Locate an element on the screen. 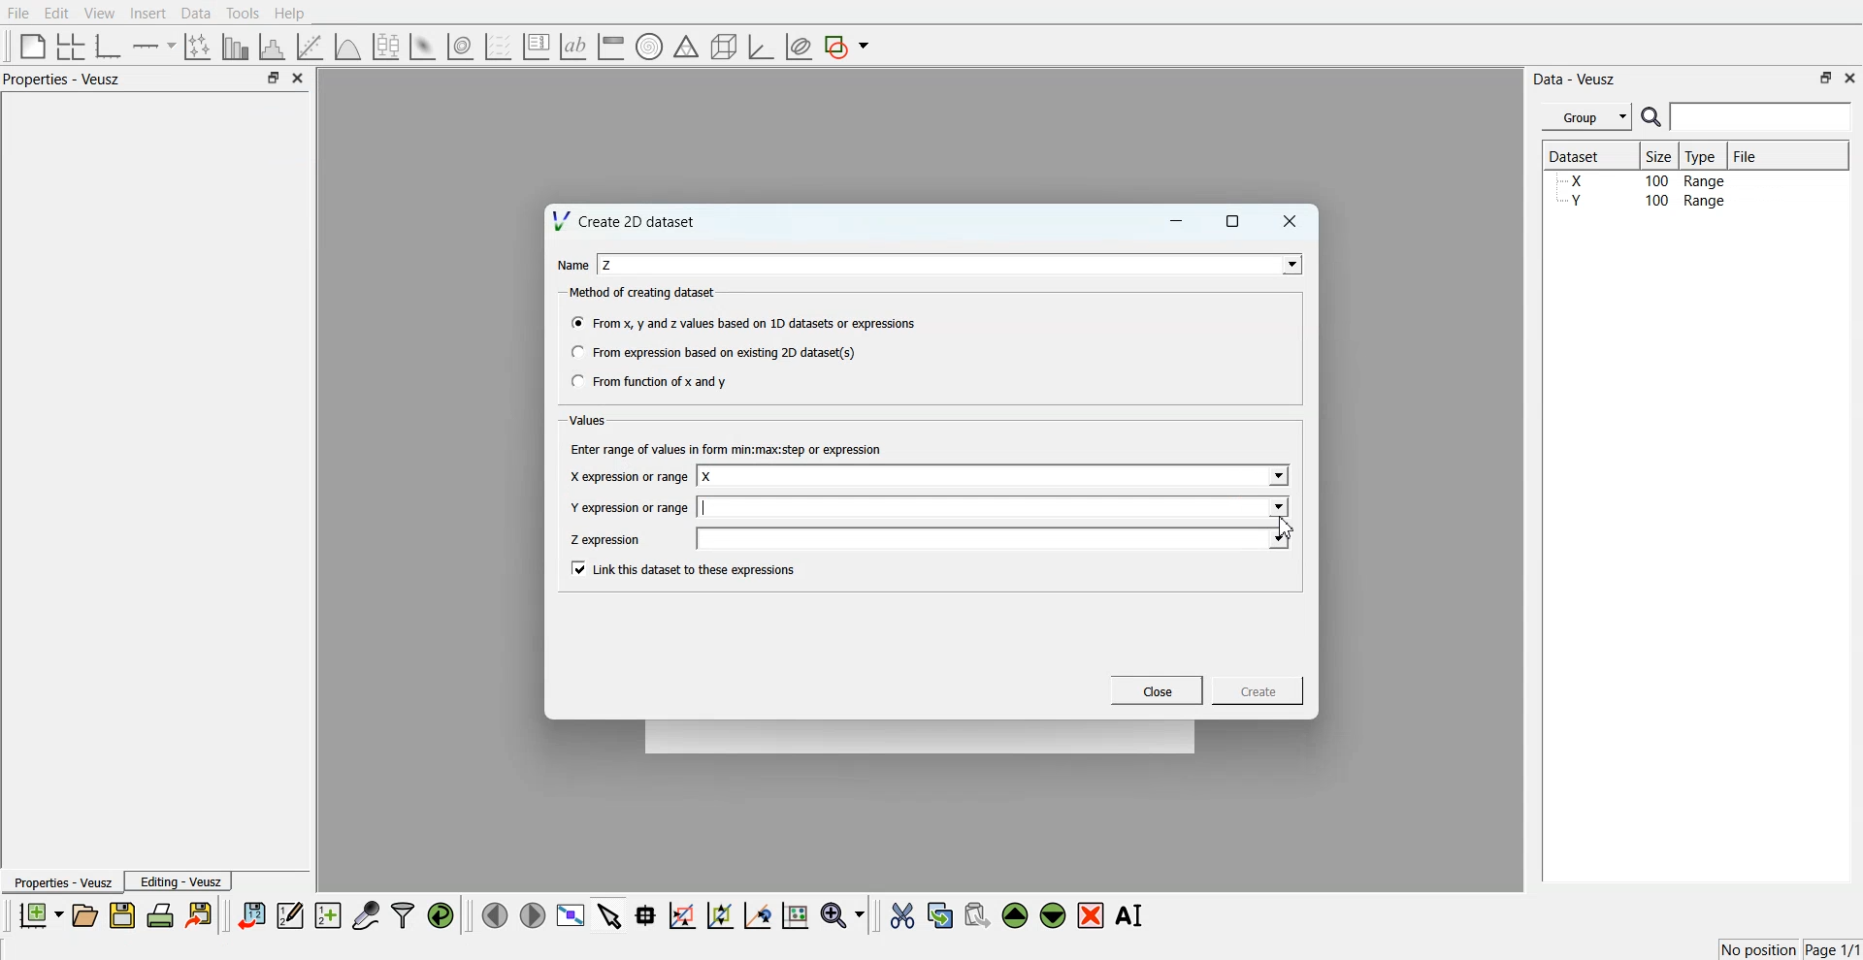 The width and height of the screenshot is (1863, 960). 3D Graph is located at coordinates (761, 47).